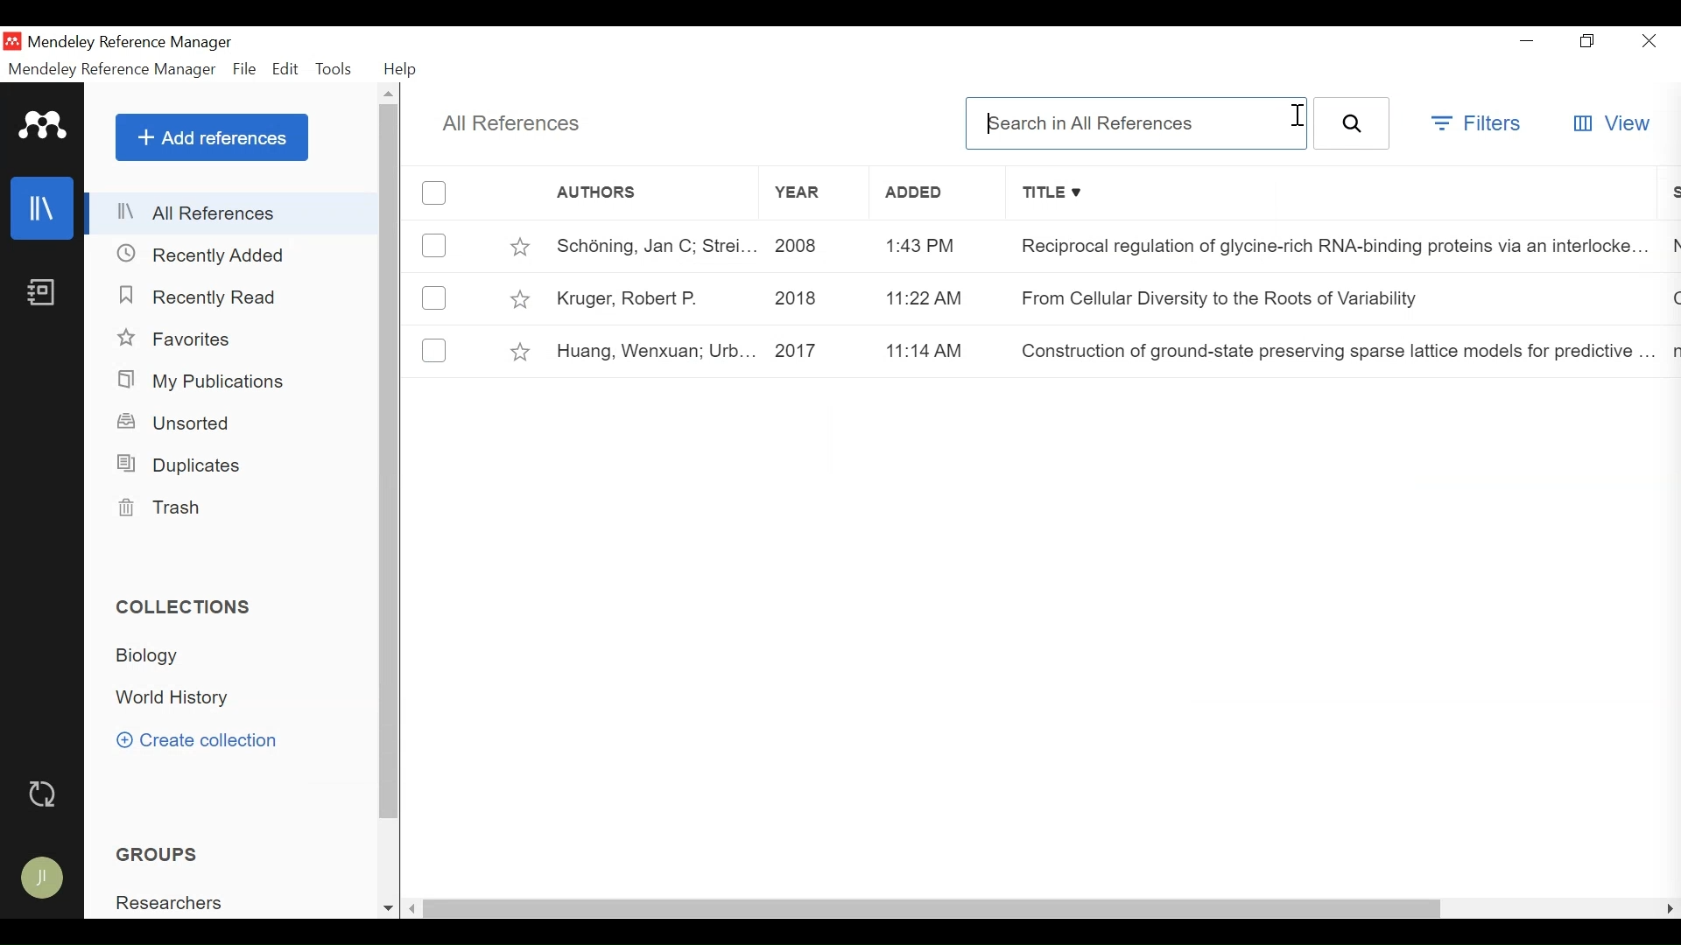  I want to click on Mendeley Reference Manager, so click(112, 70).